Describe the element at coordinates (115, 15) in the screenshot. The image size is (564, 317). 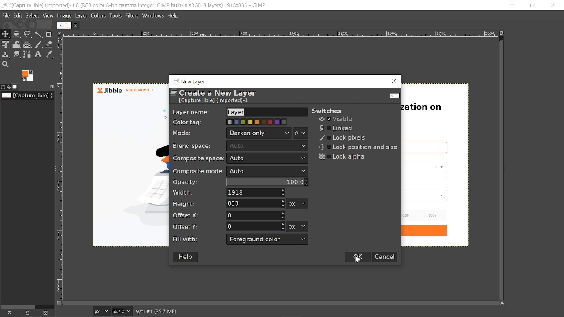
I see `Tools` at that location.